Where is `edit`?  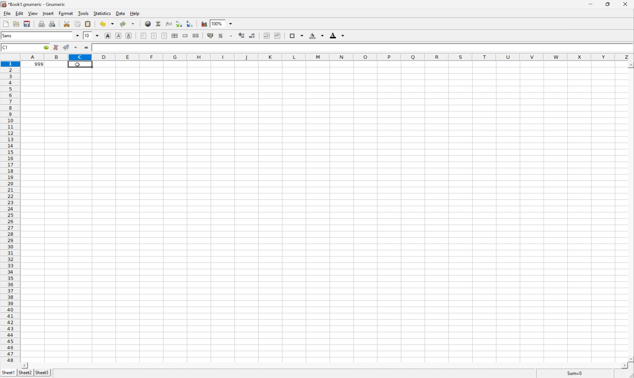
edit is located at coordinates (20, 13).